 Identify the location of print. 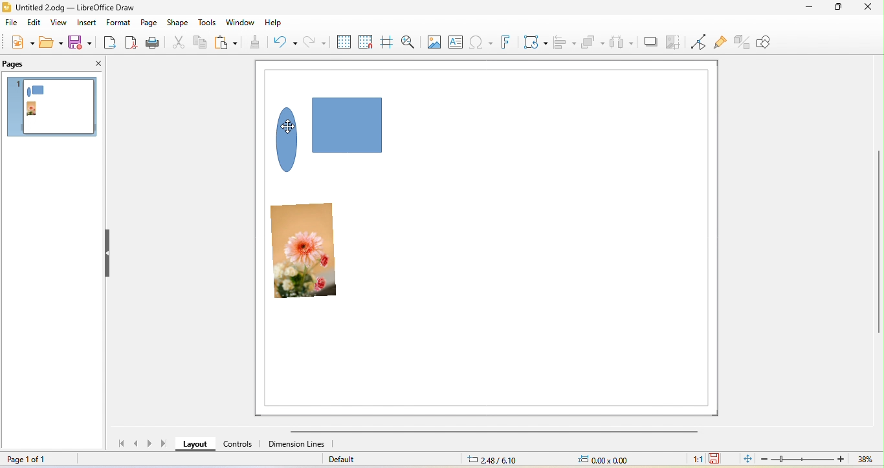
(155, 43).